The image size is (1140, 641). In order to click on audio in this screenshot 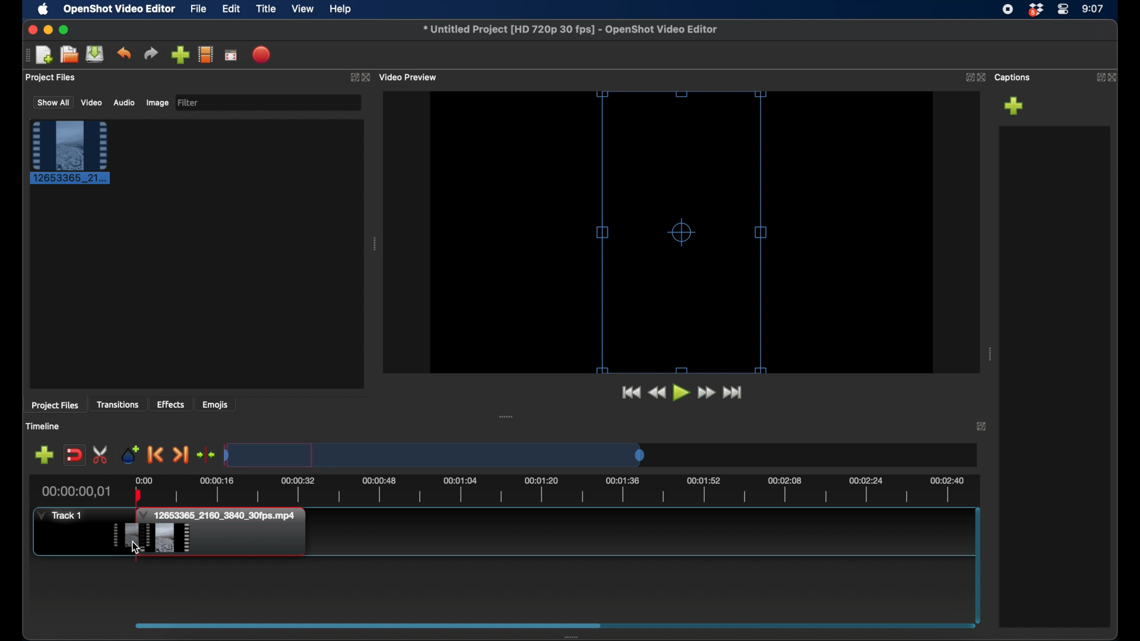, I will do `click(123, 103)`.